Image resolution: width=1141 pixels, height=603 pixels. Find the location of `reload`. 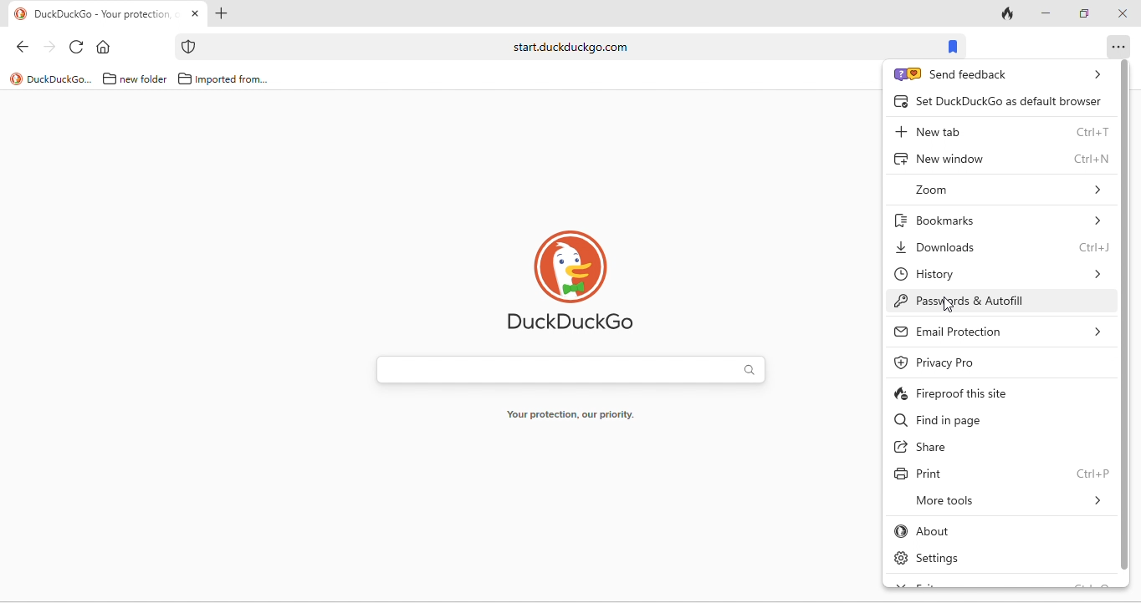

reload is located at coordinates (78, 47).